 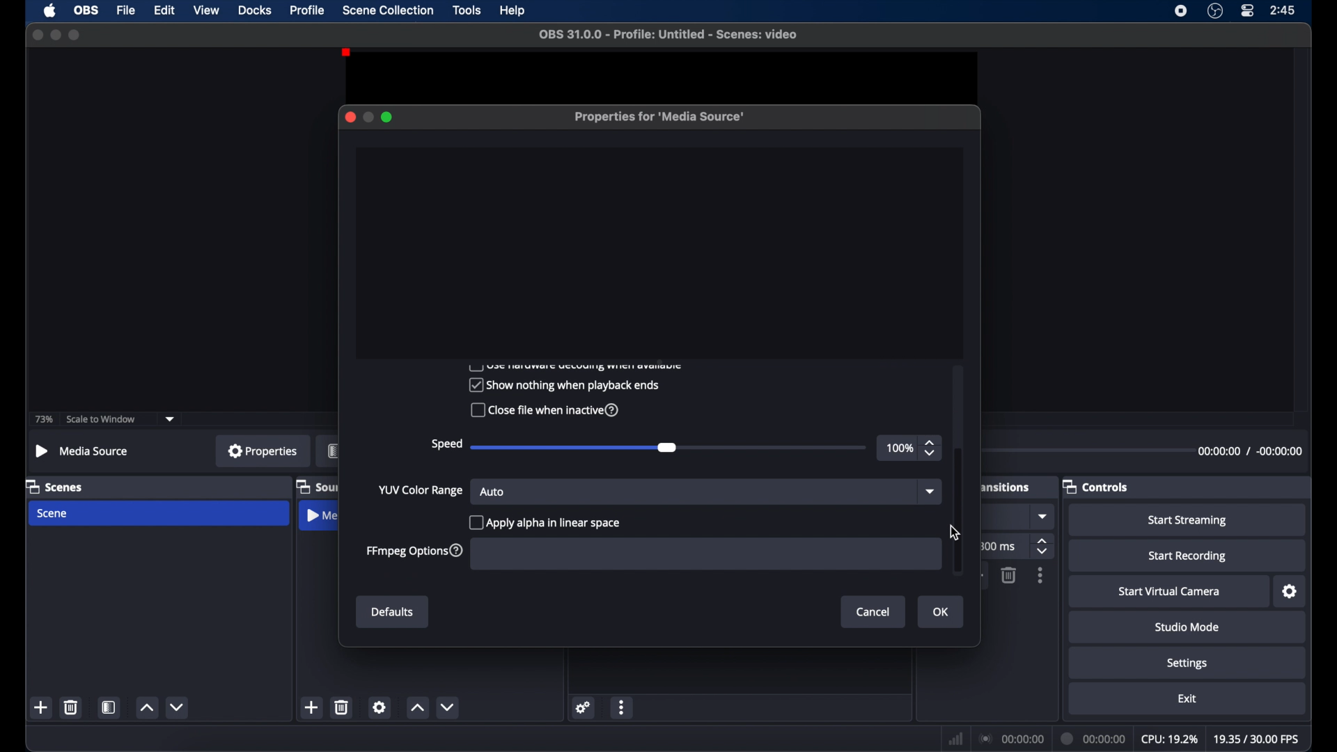 I want to click on delete, so click(x=72, y=707).